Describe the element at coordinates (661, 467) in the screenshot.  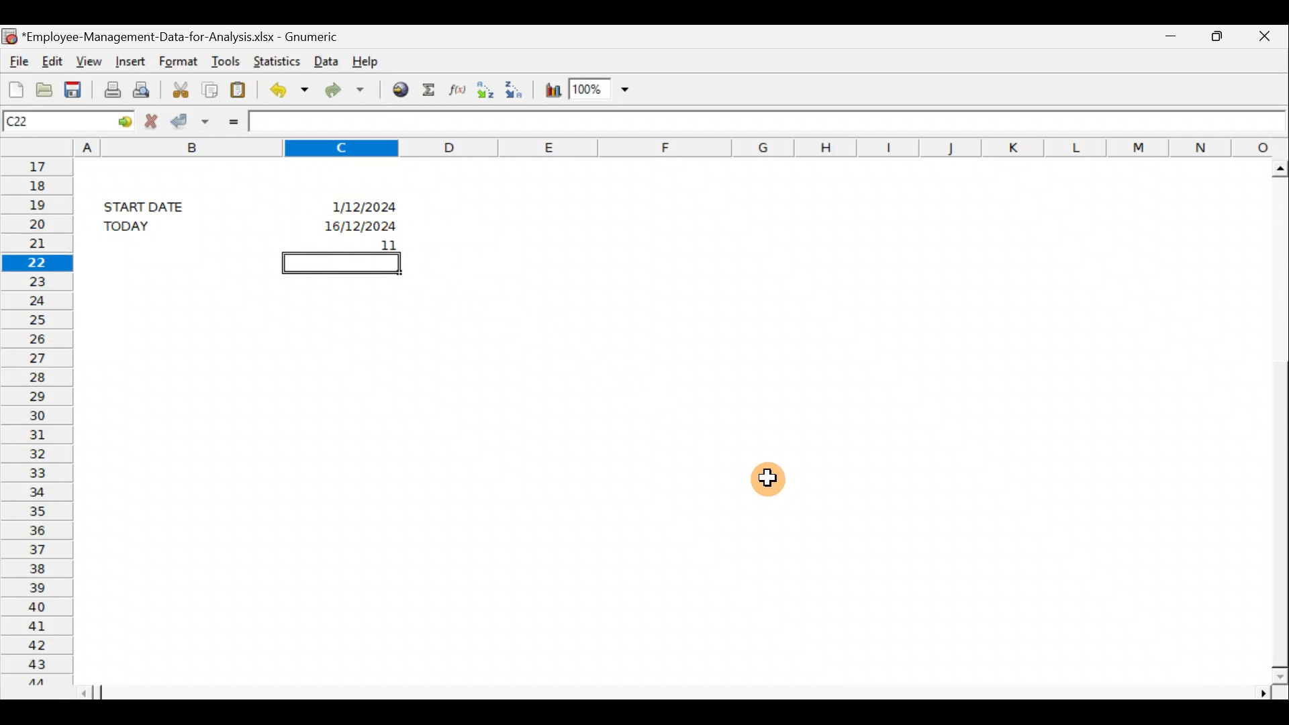
I see `Cells` at that location.